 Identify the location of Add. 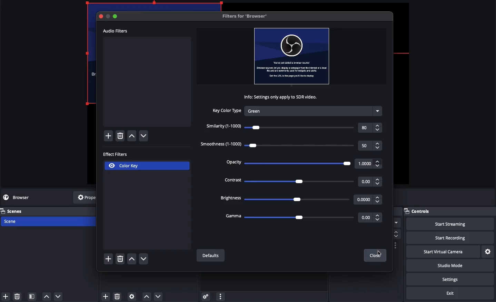
(109, 258).